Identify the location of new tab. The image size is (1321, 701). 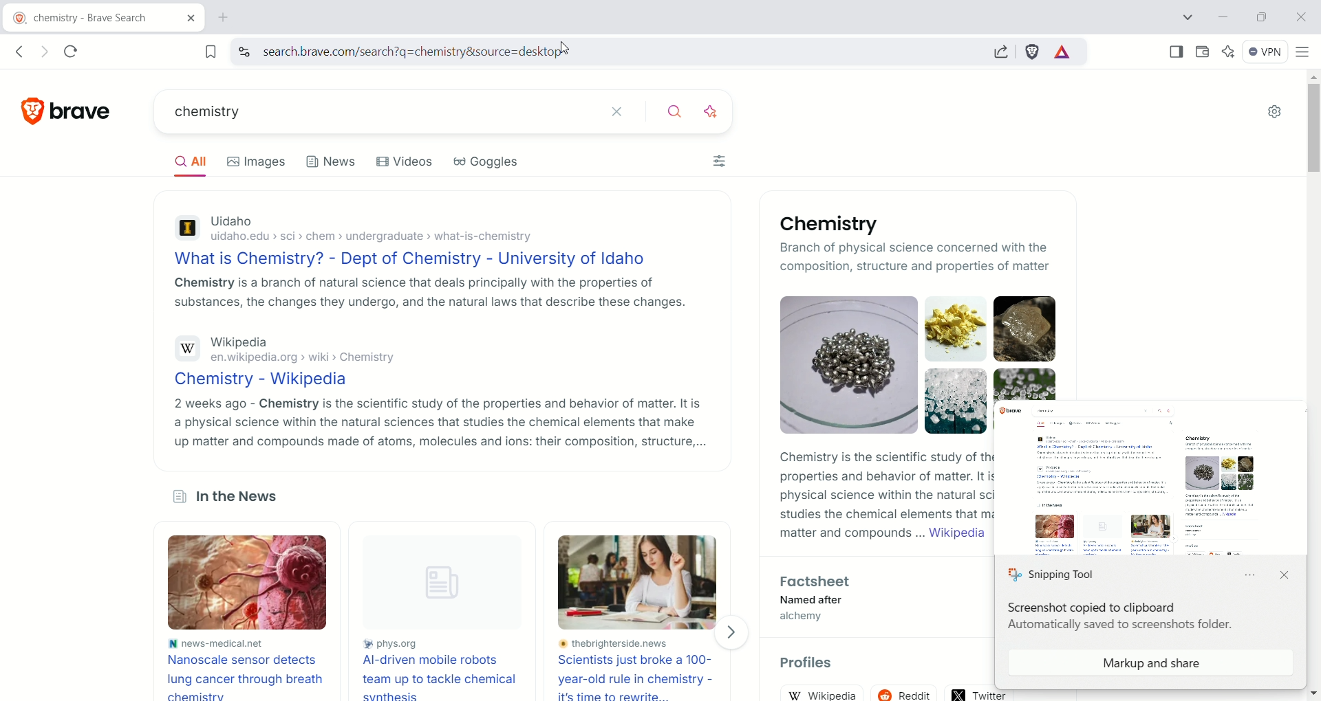
(224, 18).